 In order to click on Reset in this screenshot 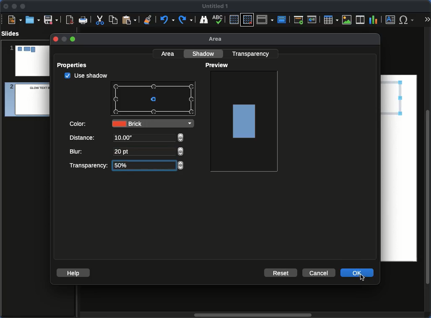, I will do `click(281, 272)`.